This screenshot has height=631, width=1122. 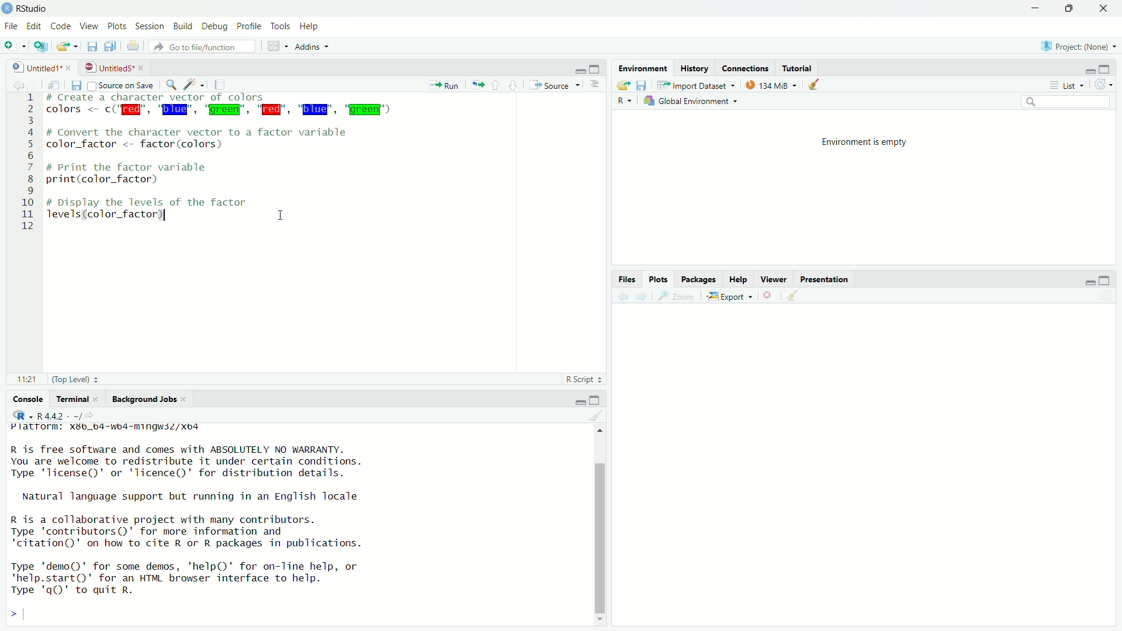 What do you see at coordinates (176, 98) in the screenshot?
I see `# create a character  vector of colors` at bounding box center [176, 98].